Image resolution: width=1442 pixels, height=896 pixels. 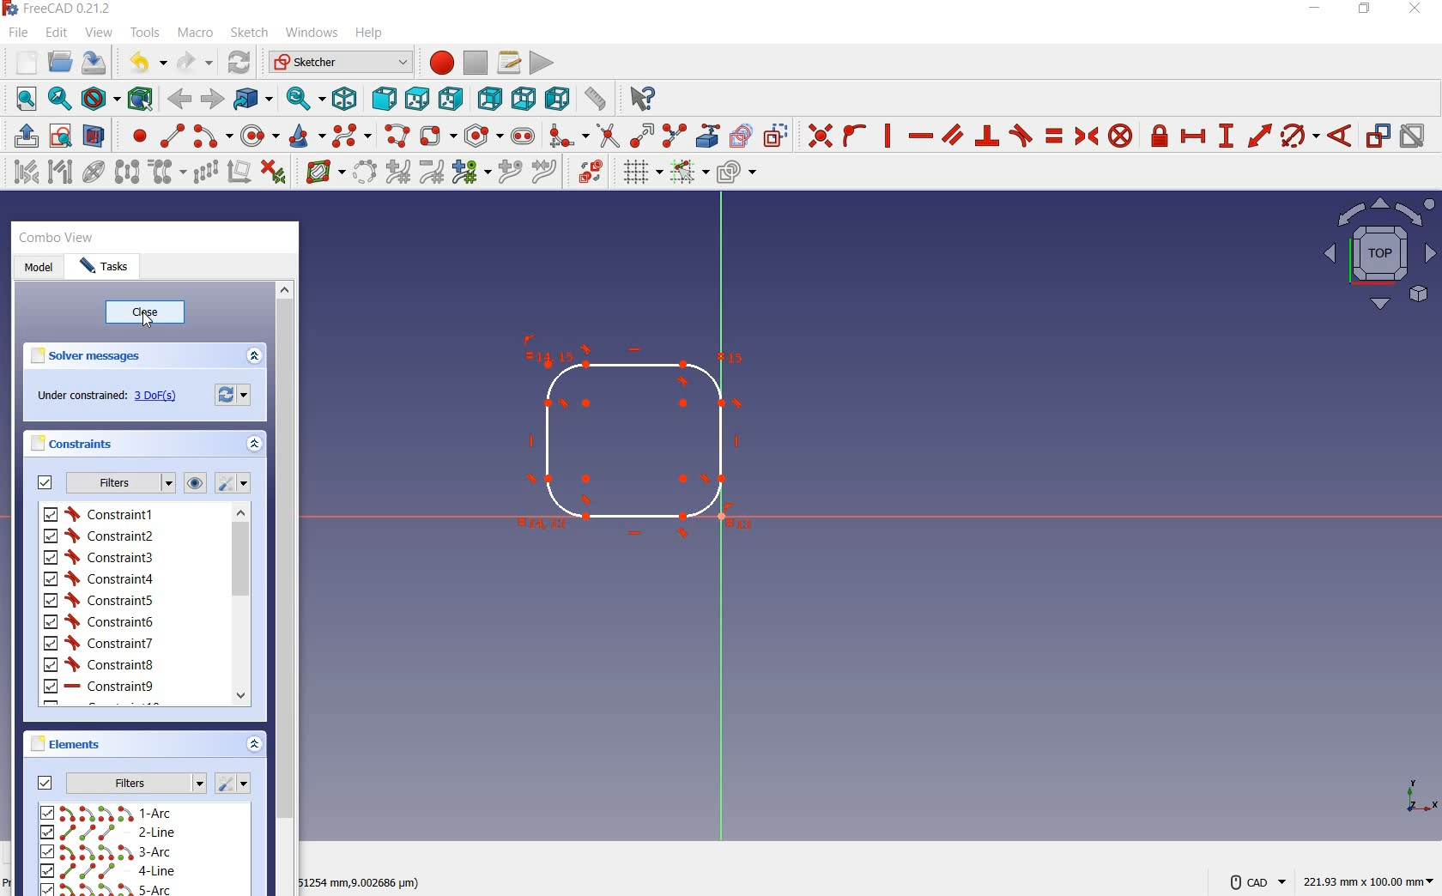 I want to click on new, so click(x=21, y=61).